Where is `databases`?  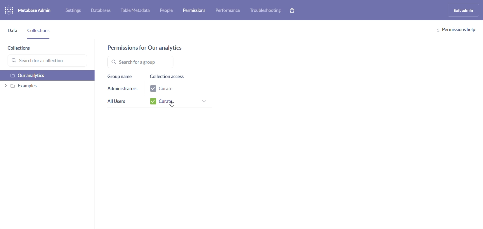 databases is located at coordinates (104, 11).